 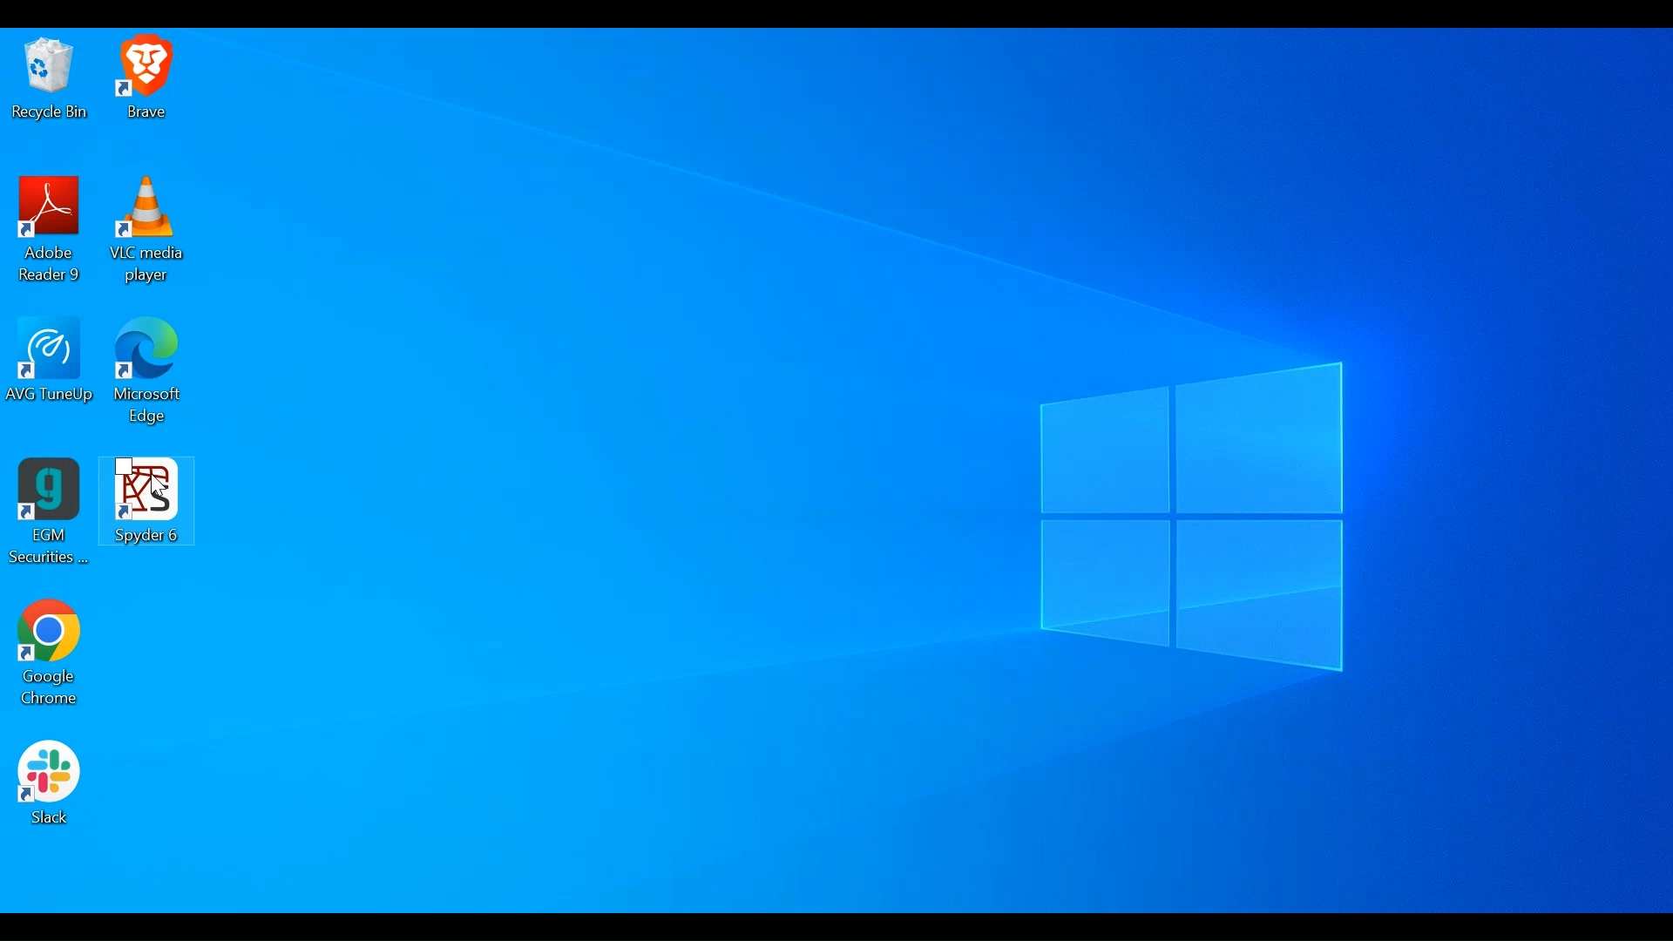 I want to click on Google Chrome Desktop Icon, so click(x=47, y=656).